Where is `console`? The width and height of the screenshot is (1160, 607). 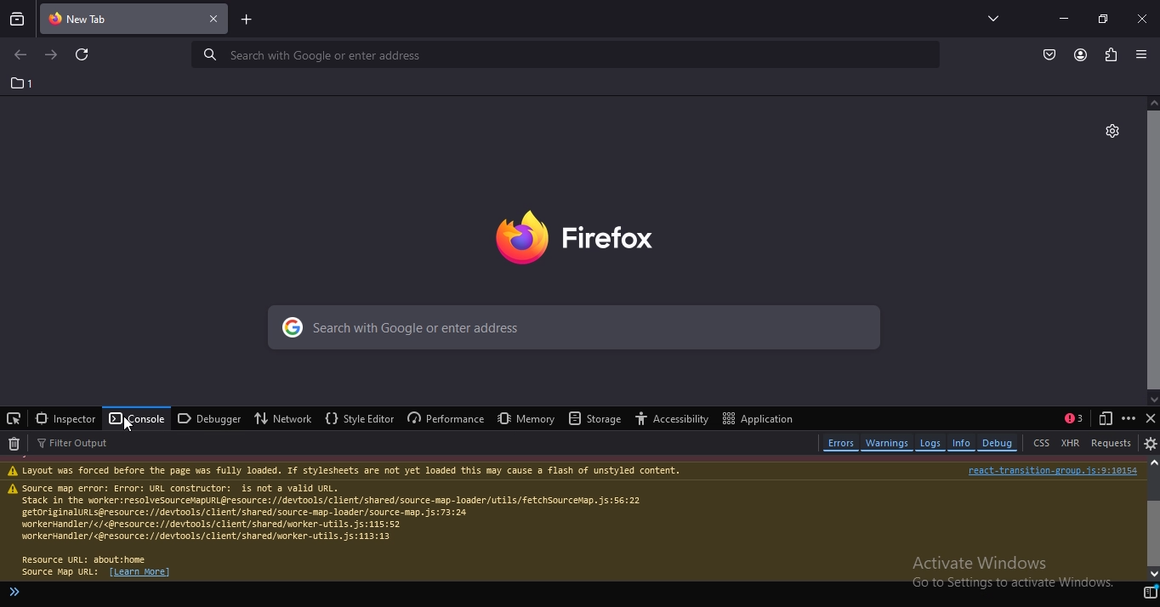 console is located at coordinates (136, 418).